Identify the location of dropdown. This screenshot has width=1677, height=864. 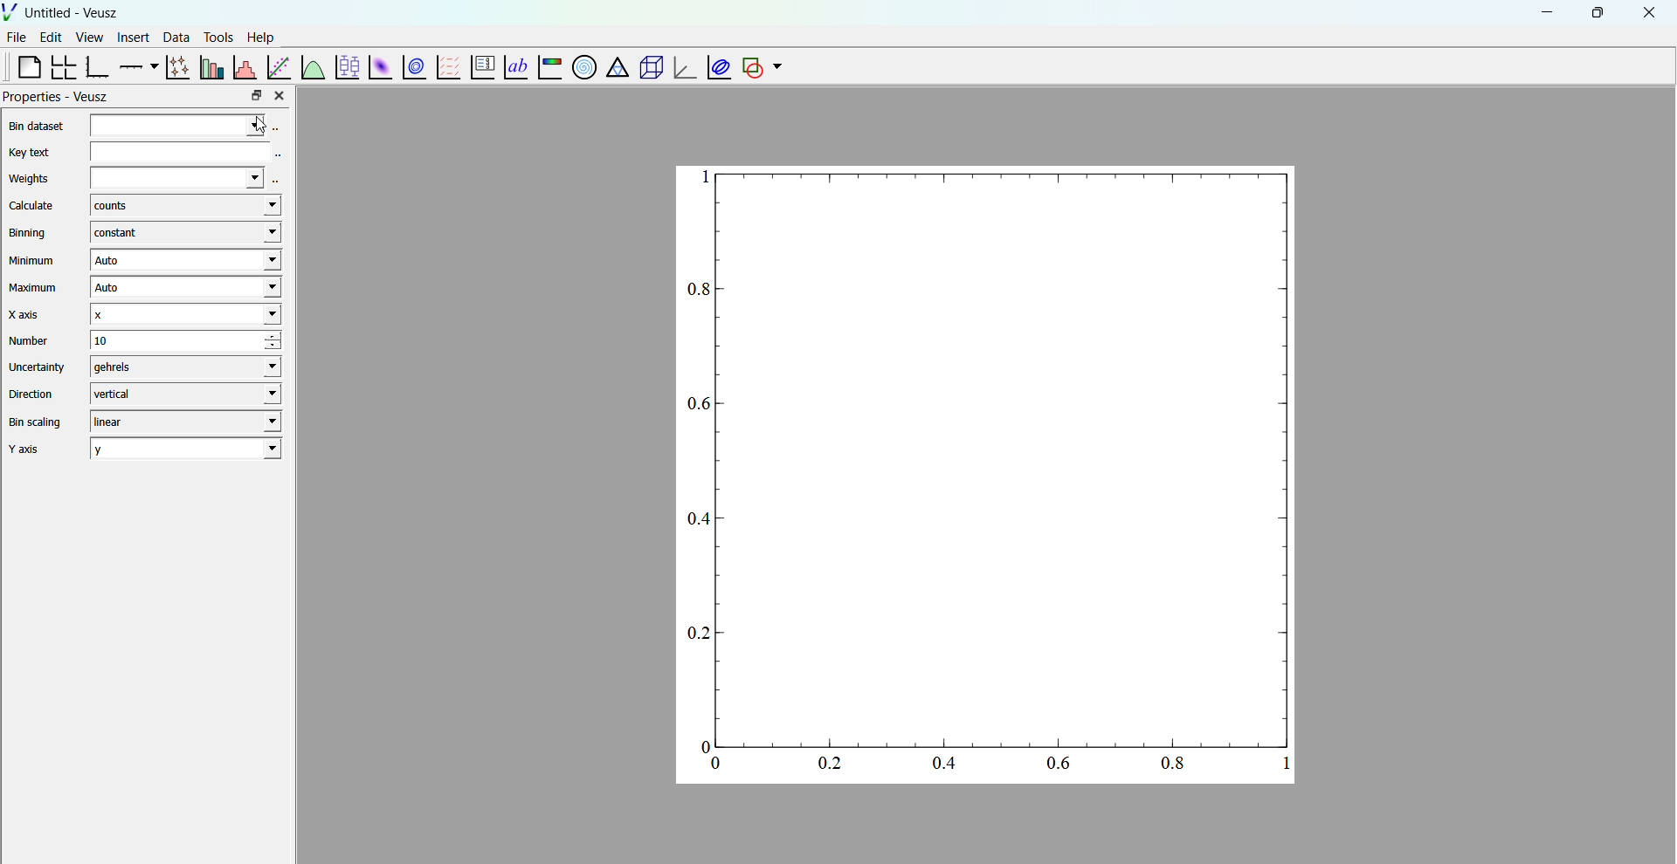
(777, 67).